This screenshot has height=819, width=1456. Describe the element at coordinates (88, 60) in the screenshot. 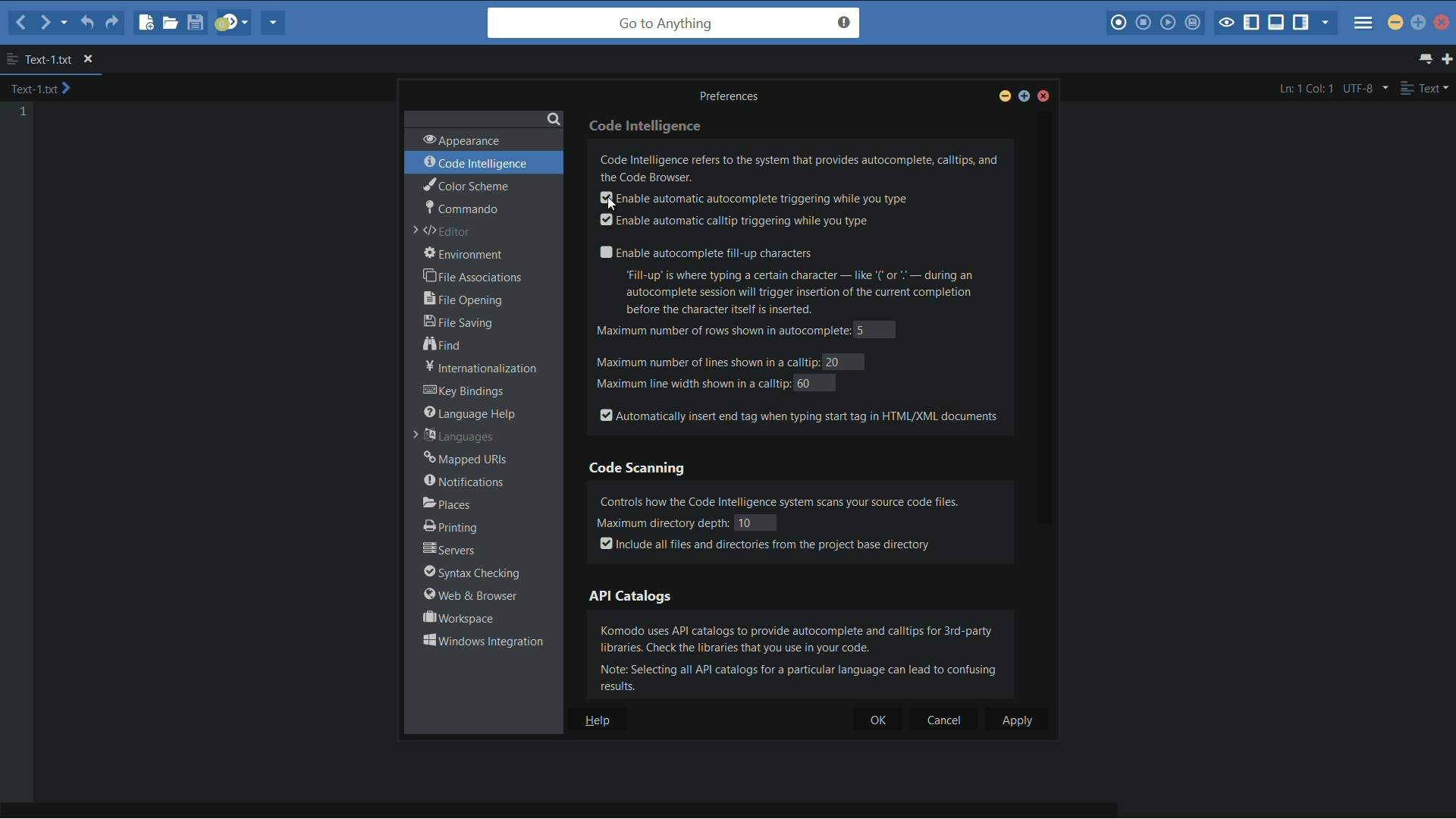

I see `close file` at that location.